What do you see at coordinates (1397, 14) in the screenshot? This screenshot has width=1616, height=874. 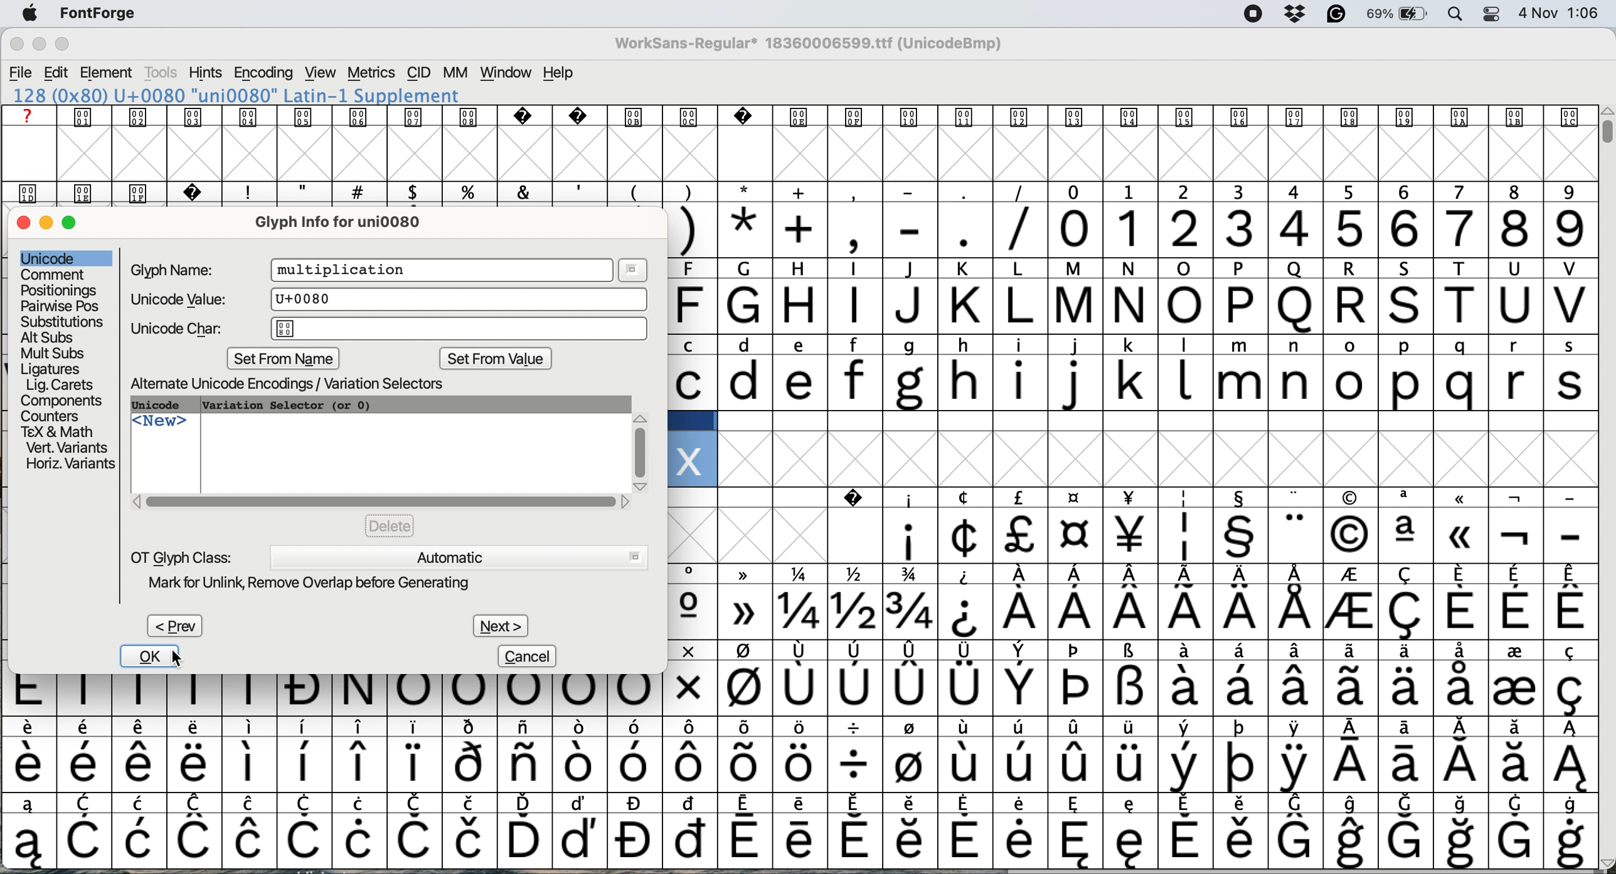 I see `battery` at bounding box center [1397, 14].